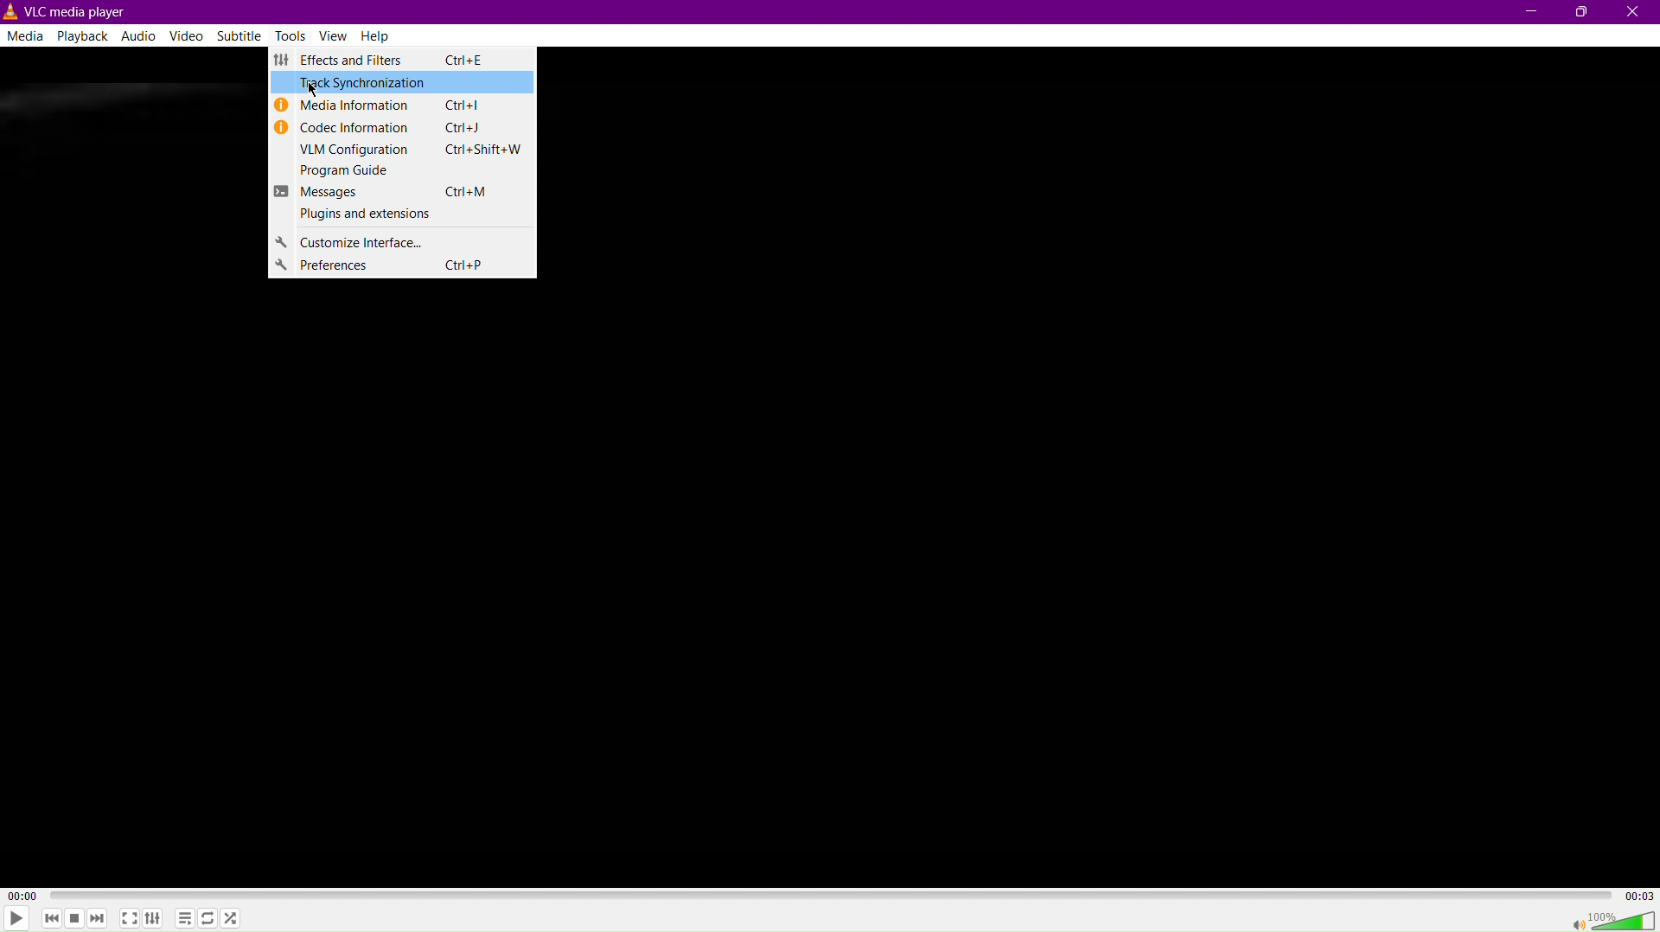 The width and height of the screenshot is (1660, 932). Describe the element at coordinates (26, 40) in the screenshot. I see `Media ` at that location.